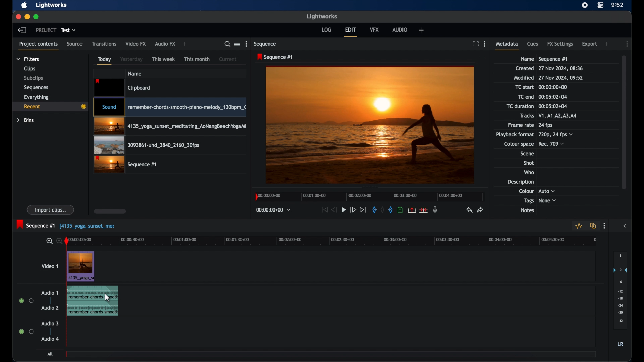 The height and width of the screenshot is (362, 644). I want to click on close, so click(18, 17).